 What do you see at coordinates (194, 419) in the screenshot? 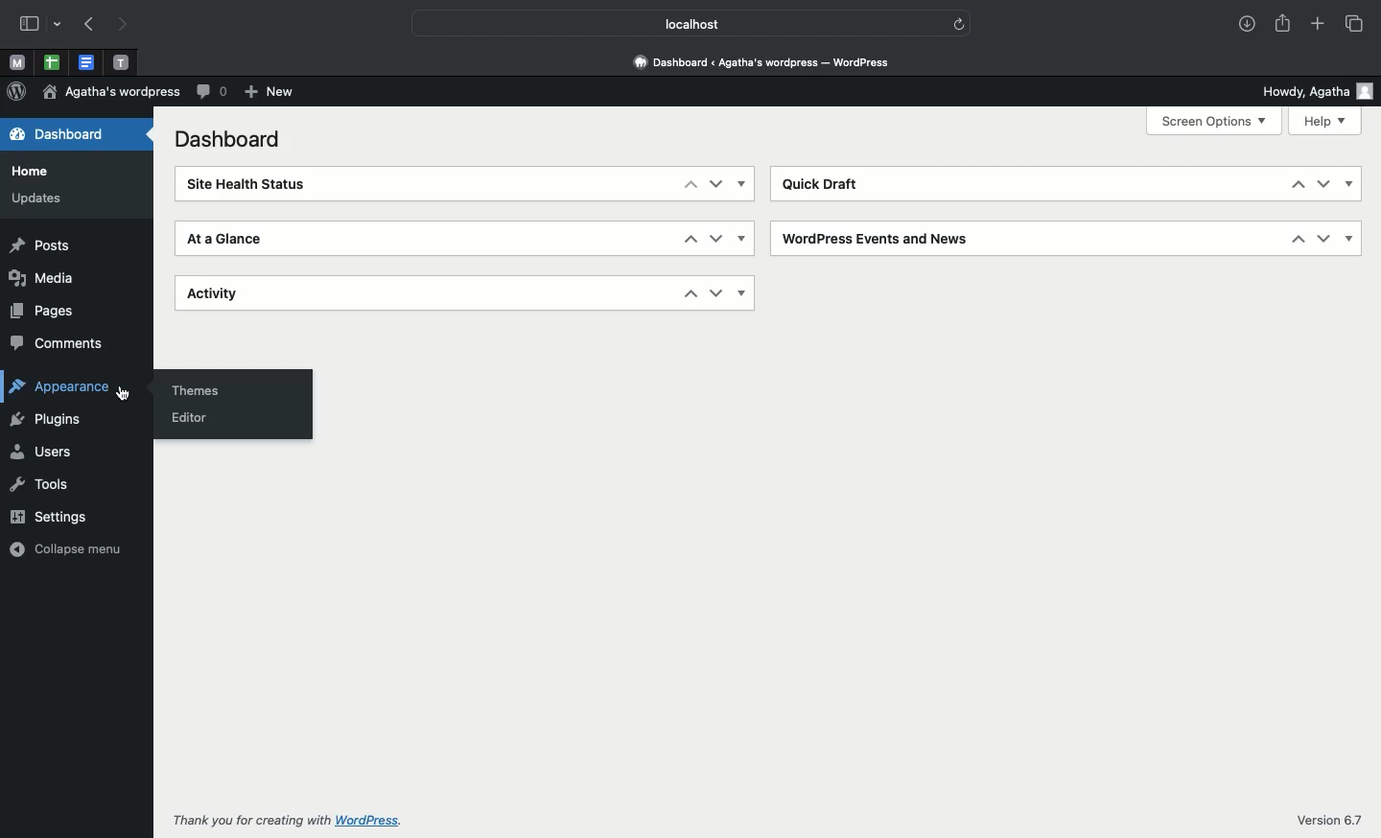
I see `Editor` at bounding box center [194, 419].